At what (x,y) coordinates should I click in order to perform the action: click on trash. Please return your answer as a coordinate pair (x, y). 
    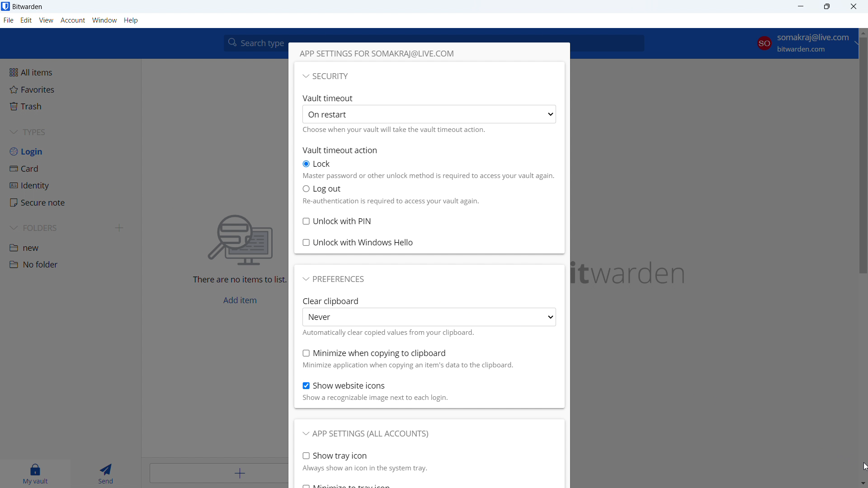
    Looking at the image, I should click on (69, 106).